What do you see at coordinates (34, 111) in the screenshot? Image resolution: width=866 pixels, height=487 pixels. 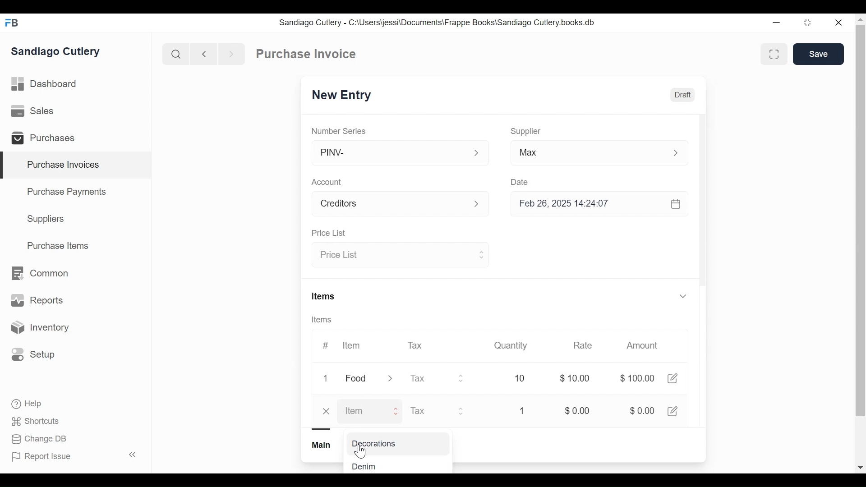 I see `Sales` at bounding box center [34, 111].